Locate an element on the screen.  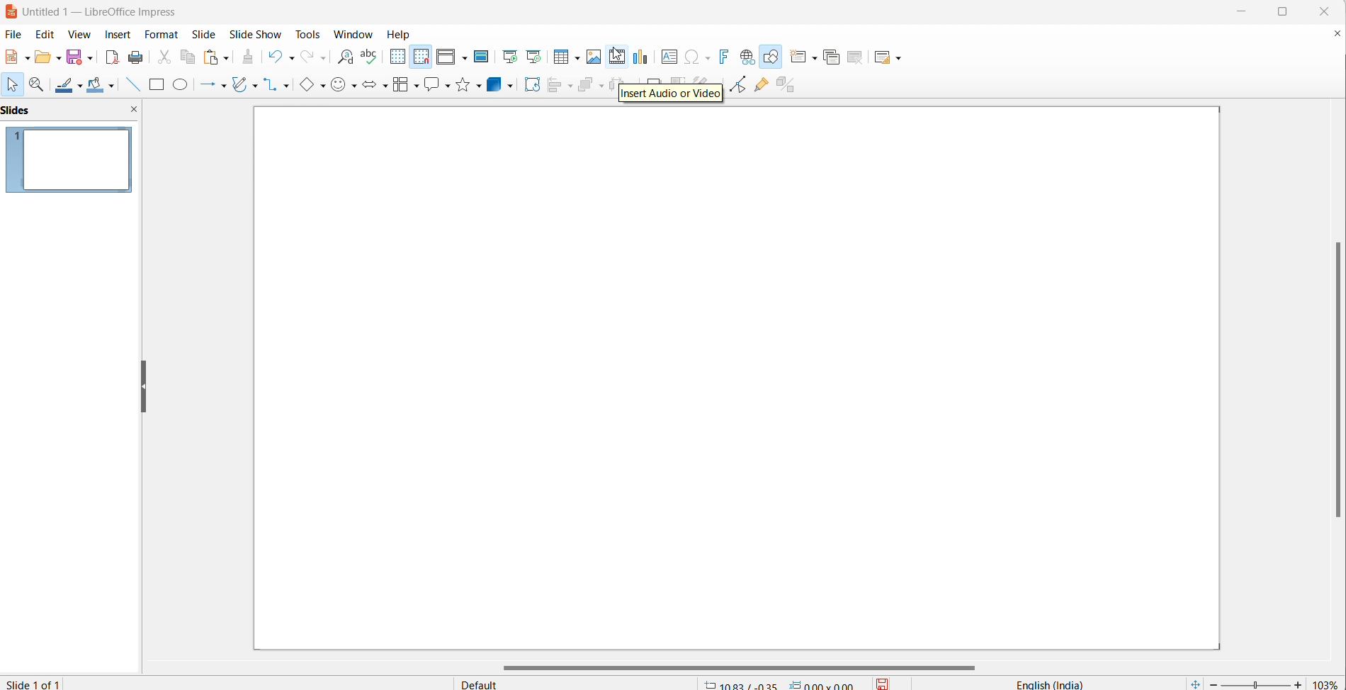
insert chart is located at coordinates (642, 56).